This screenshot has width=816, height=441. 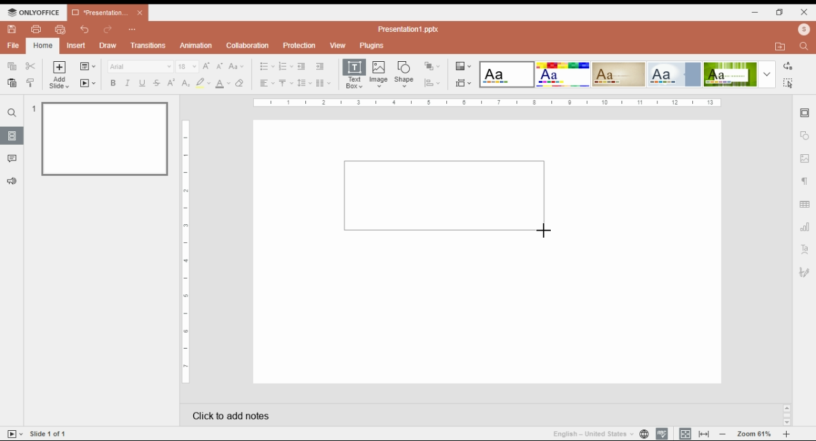 What do you see at coordinates (805, 249) in the screenshot?
I see `text art settings` at bounding box center [805, 249].